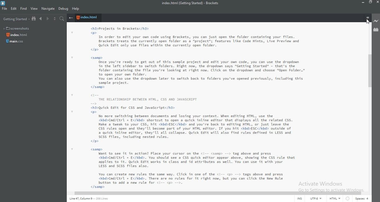  Describe the element at coordinates (23, 9) in the screenshot. I see `Find` at that location.